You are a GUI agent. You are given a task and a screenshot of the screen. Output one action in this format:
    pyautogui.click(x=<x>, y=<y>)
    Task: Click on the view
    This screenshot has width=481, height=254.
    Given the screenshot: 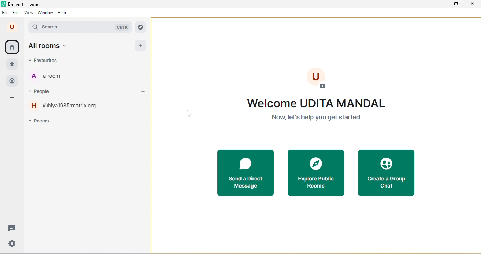 What is the action you would take?
    pyautogui.click(x=29, y=13)
    